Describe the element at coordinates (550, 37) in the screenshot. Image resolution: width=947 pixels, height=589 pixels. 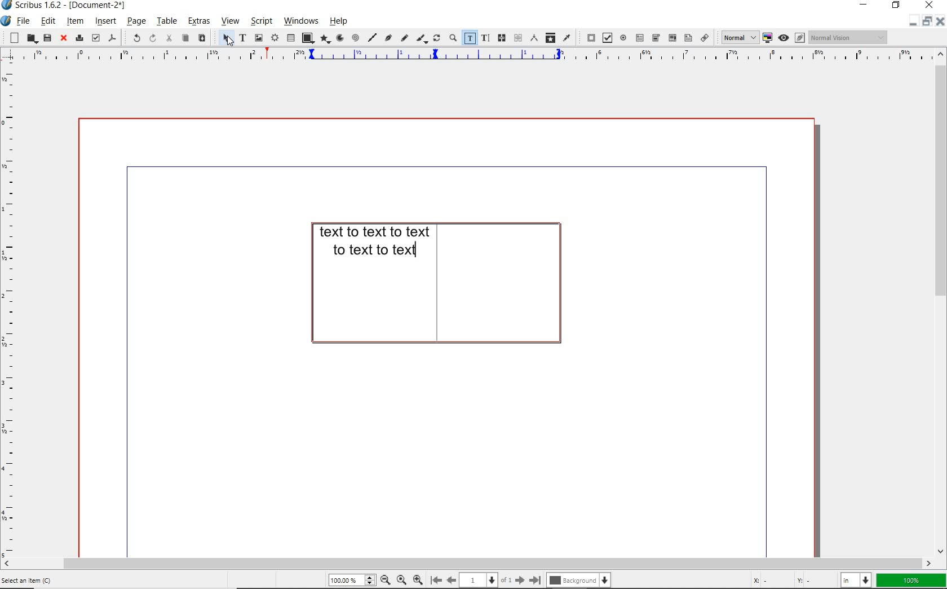
I see `copy item properties` at that location.